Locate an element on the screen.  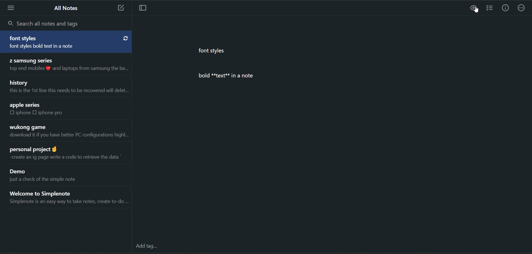
all notes is located at coordinates (67, 8).